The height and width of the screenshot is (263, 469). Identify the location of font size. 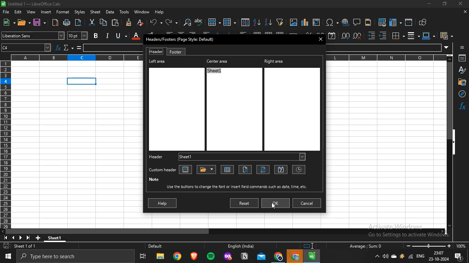
(77, 35).